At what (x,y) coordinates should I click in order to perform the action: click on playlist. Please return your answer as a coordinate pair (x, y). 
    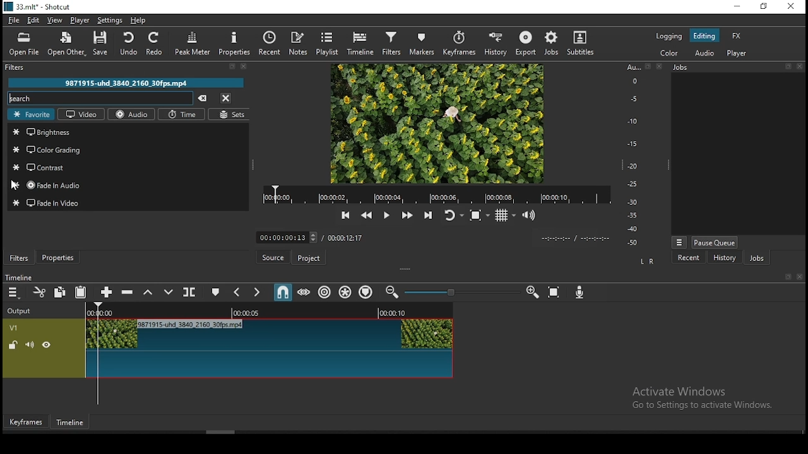
    Looking at the image, I should click on (329, 43).